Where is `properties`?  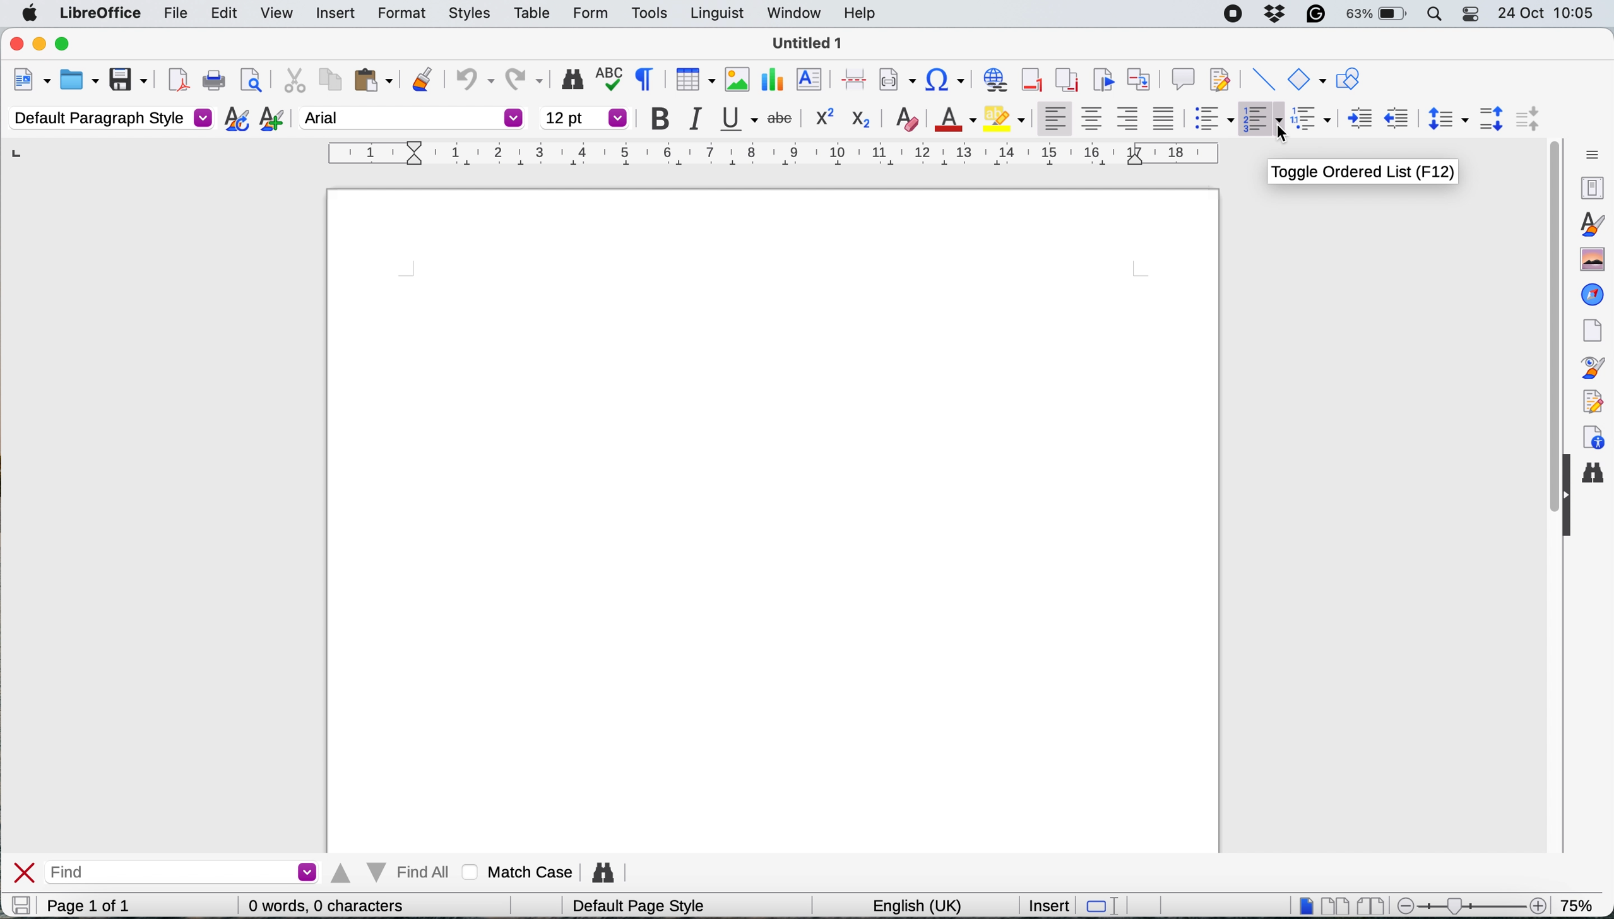 properties is located at coordinates (1586, 186).